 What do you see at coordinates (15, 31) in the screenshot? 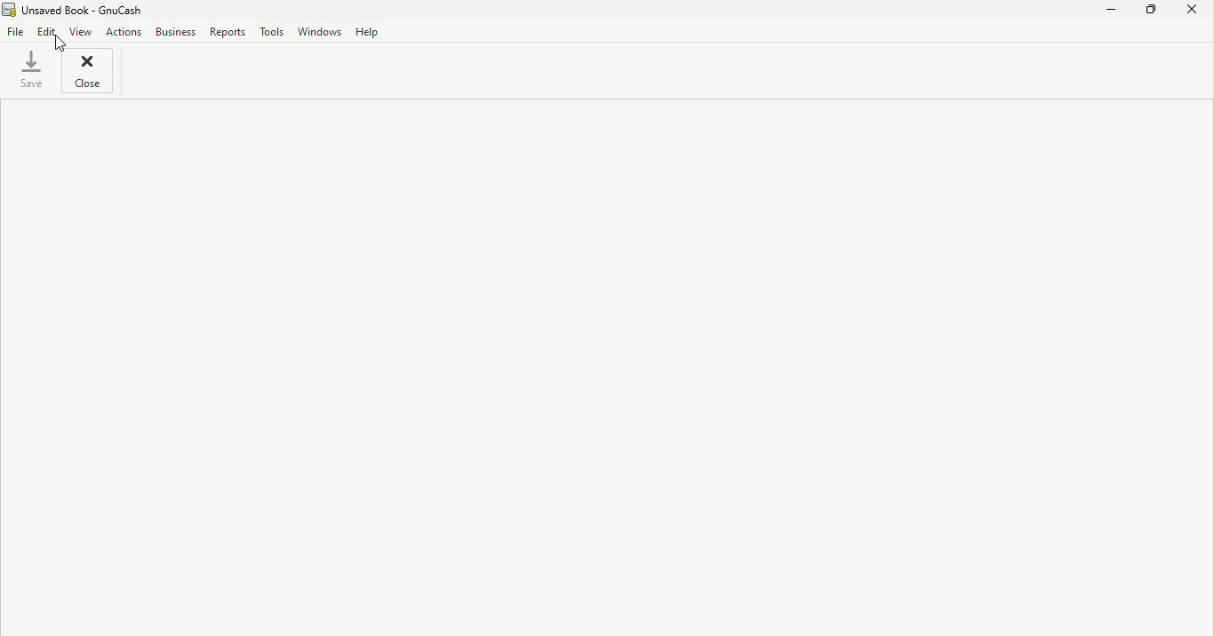
I see `File` at bounding box center [15, 31].